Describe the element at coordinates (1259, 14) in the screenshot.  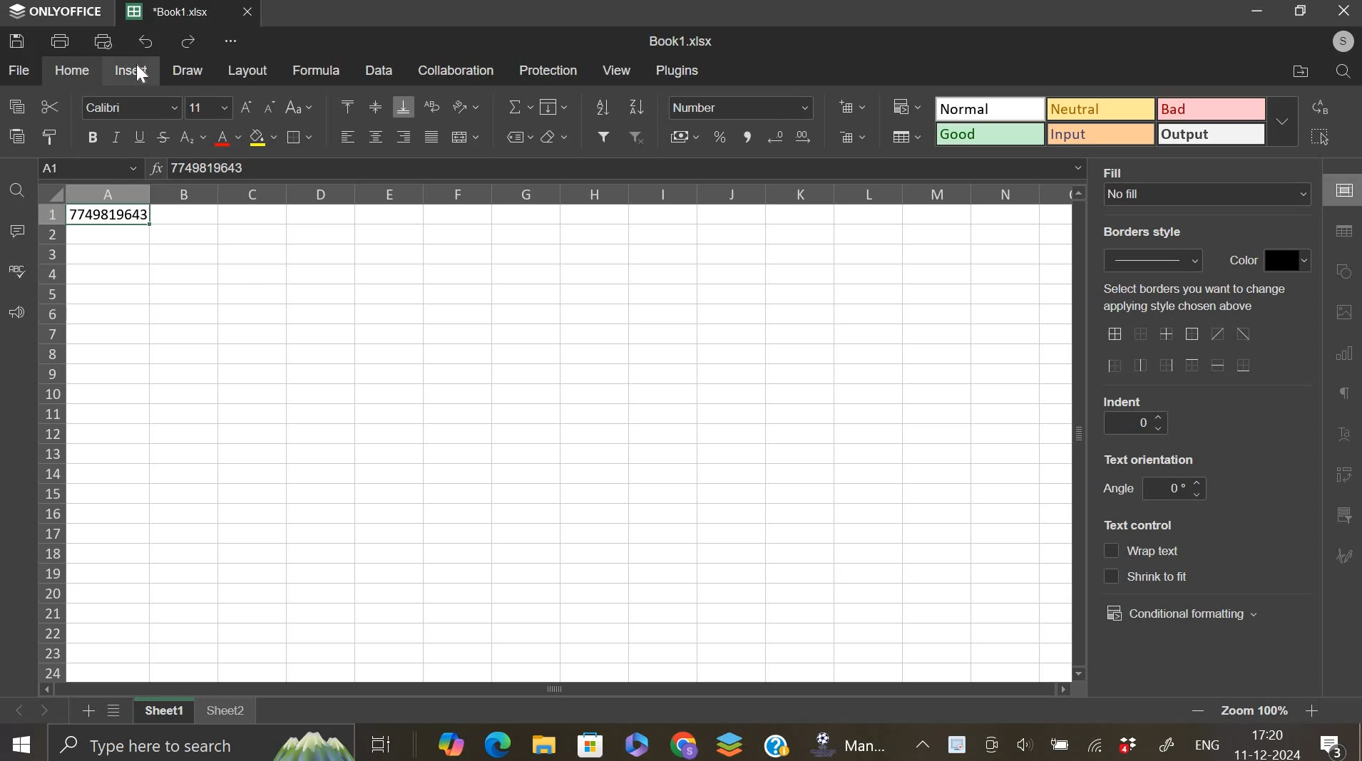
I see `Minimize` at that location.